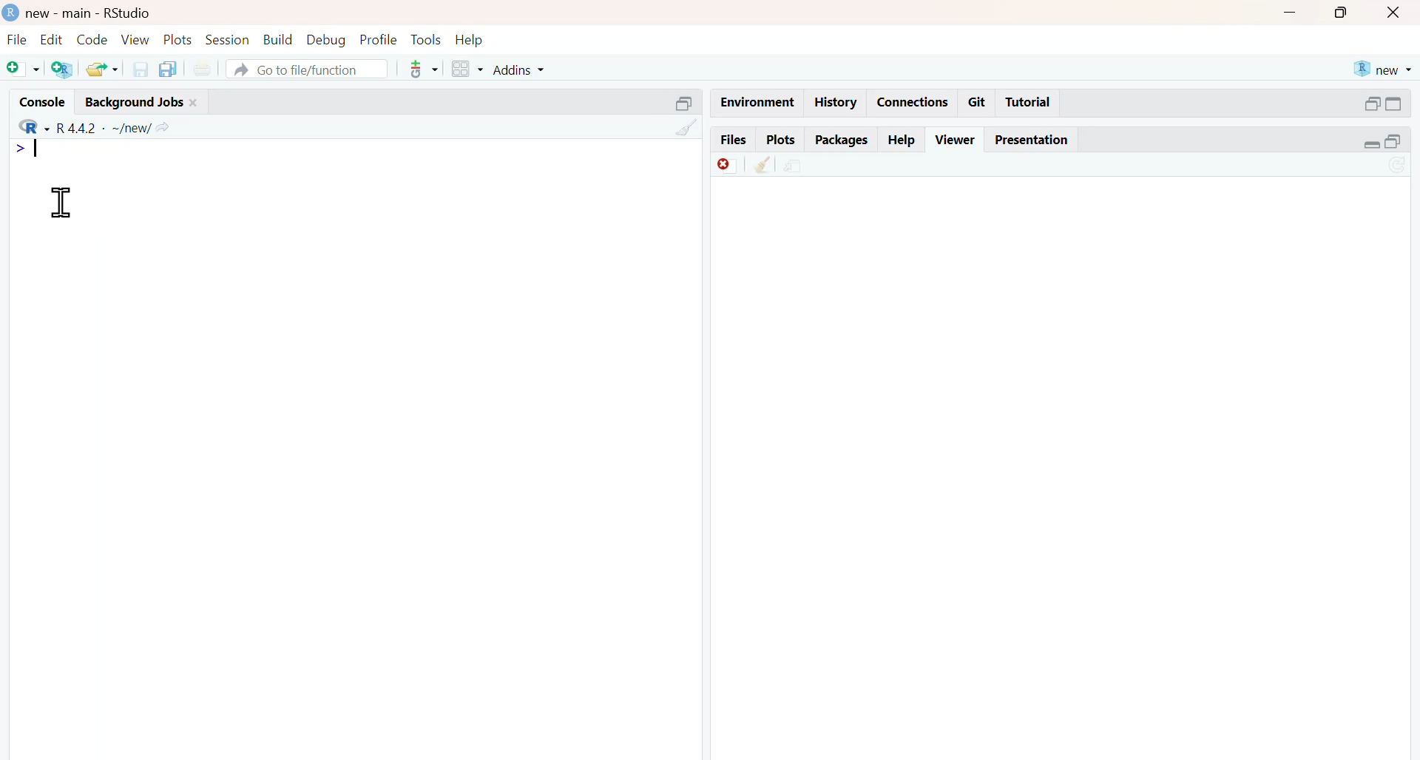 The height and width of the screenshot is (760, 1420). Describe the element at coordinates (62, 69) in the screenshot. I see `add R file` at that location.